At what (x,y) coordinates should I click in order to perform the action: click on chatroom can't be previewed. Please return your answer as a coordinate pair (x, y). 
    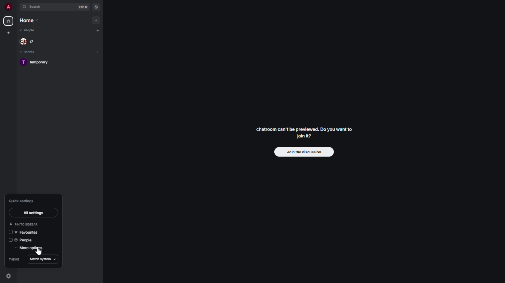
    Looking at the image, I should click on (303, 133).